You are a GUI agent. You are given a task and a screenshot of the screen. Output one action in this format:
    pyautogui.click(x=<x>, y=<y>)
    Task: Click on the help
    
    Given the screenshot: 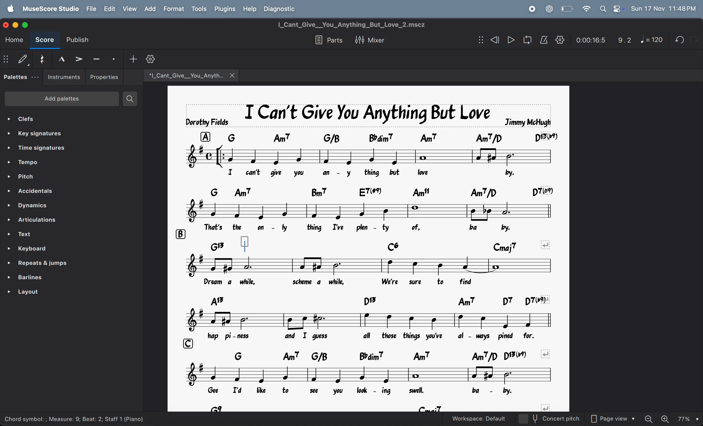 What is the action you would take?
    pyautogui.click(x=250, y=9)
    